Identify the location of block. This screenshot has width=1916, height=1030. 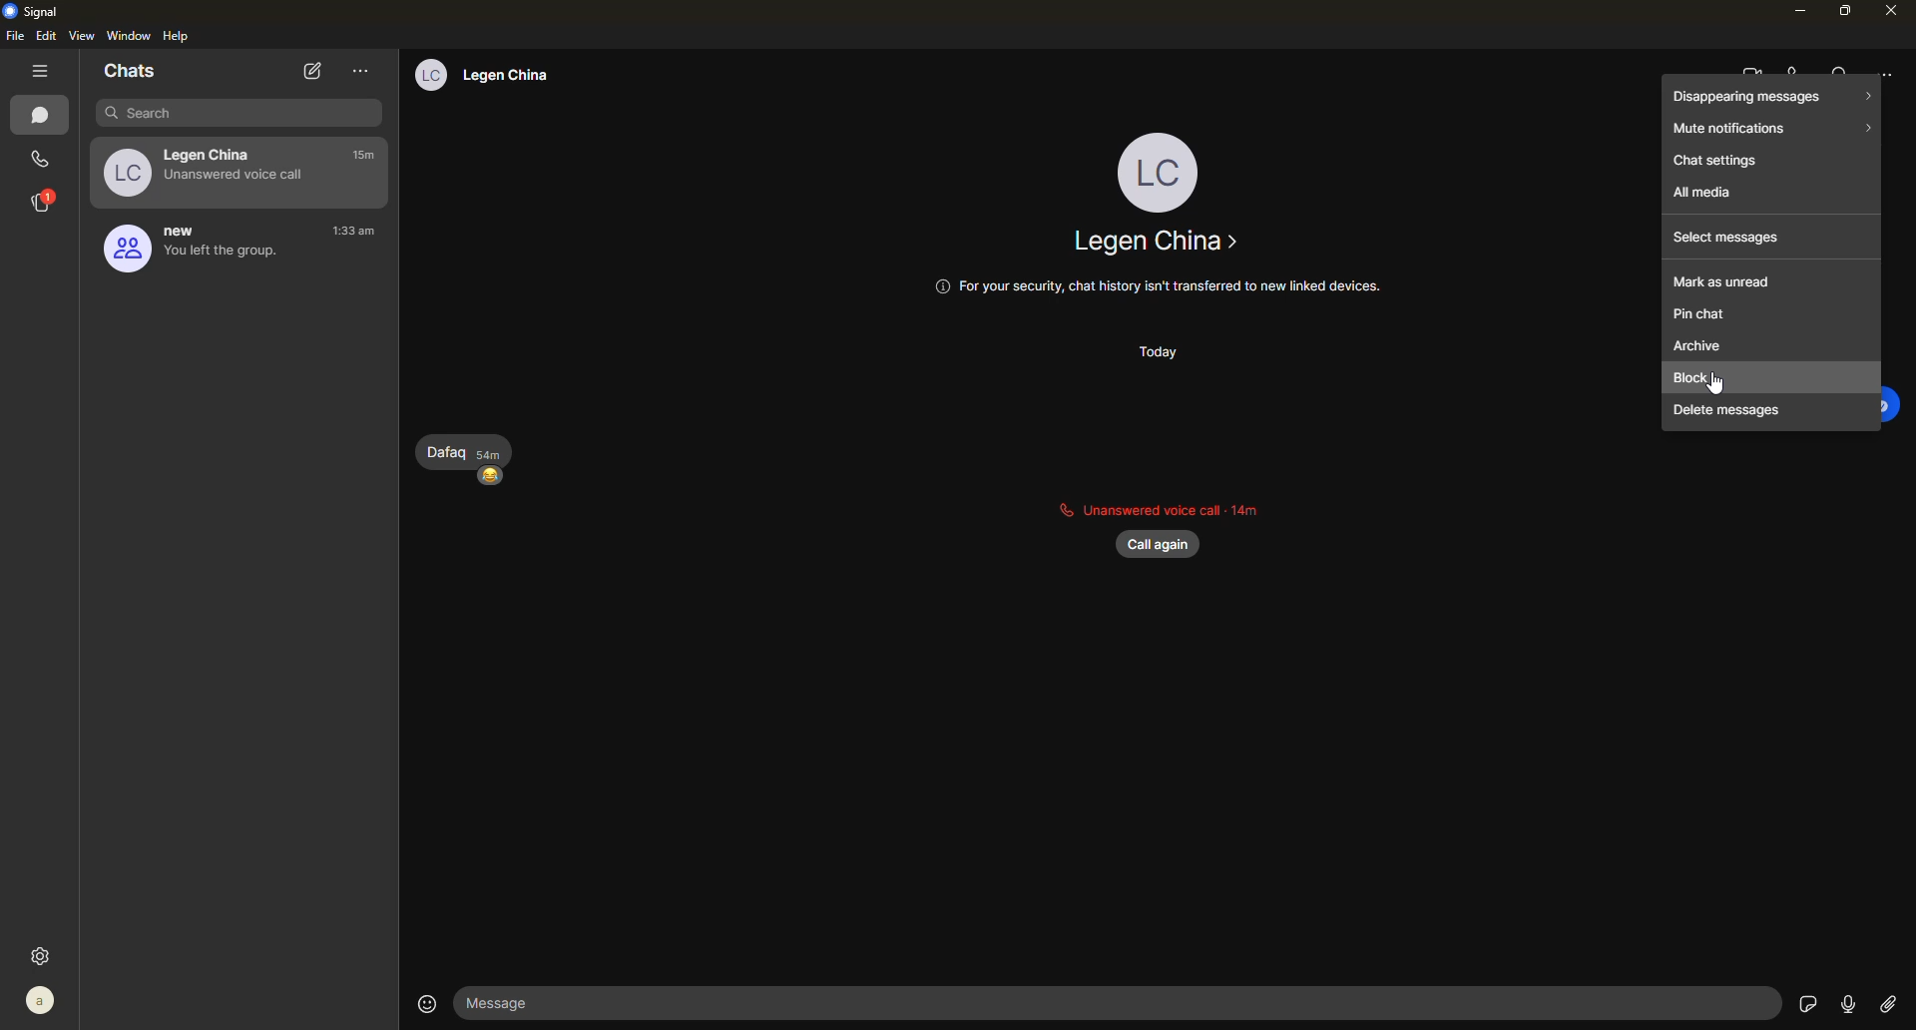
(1694, 379).